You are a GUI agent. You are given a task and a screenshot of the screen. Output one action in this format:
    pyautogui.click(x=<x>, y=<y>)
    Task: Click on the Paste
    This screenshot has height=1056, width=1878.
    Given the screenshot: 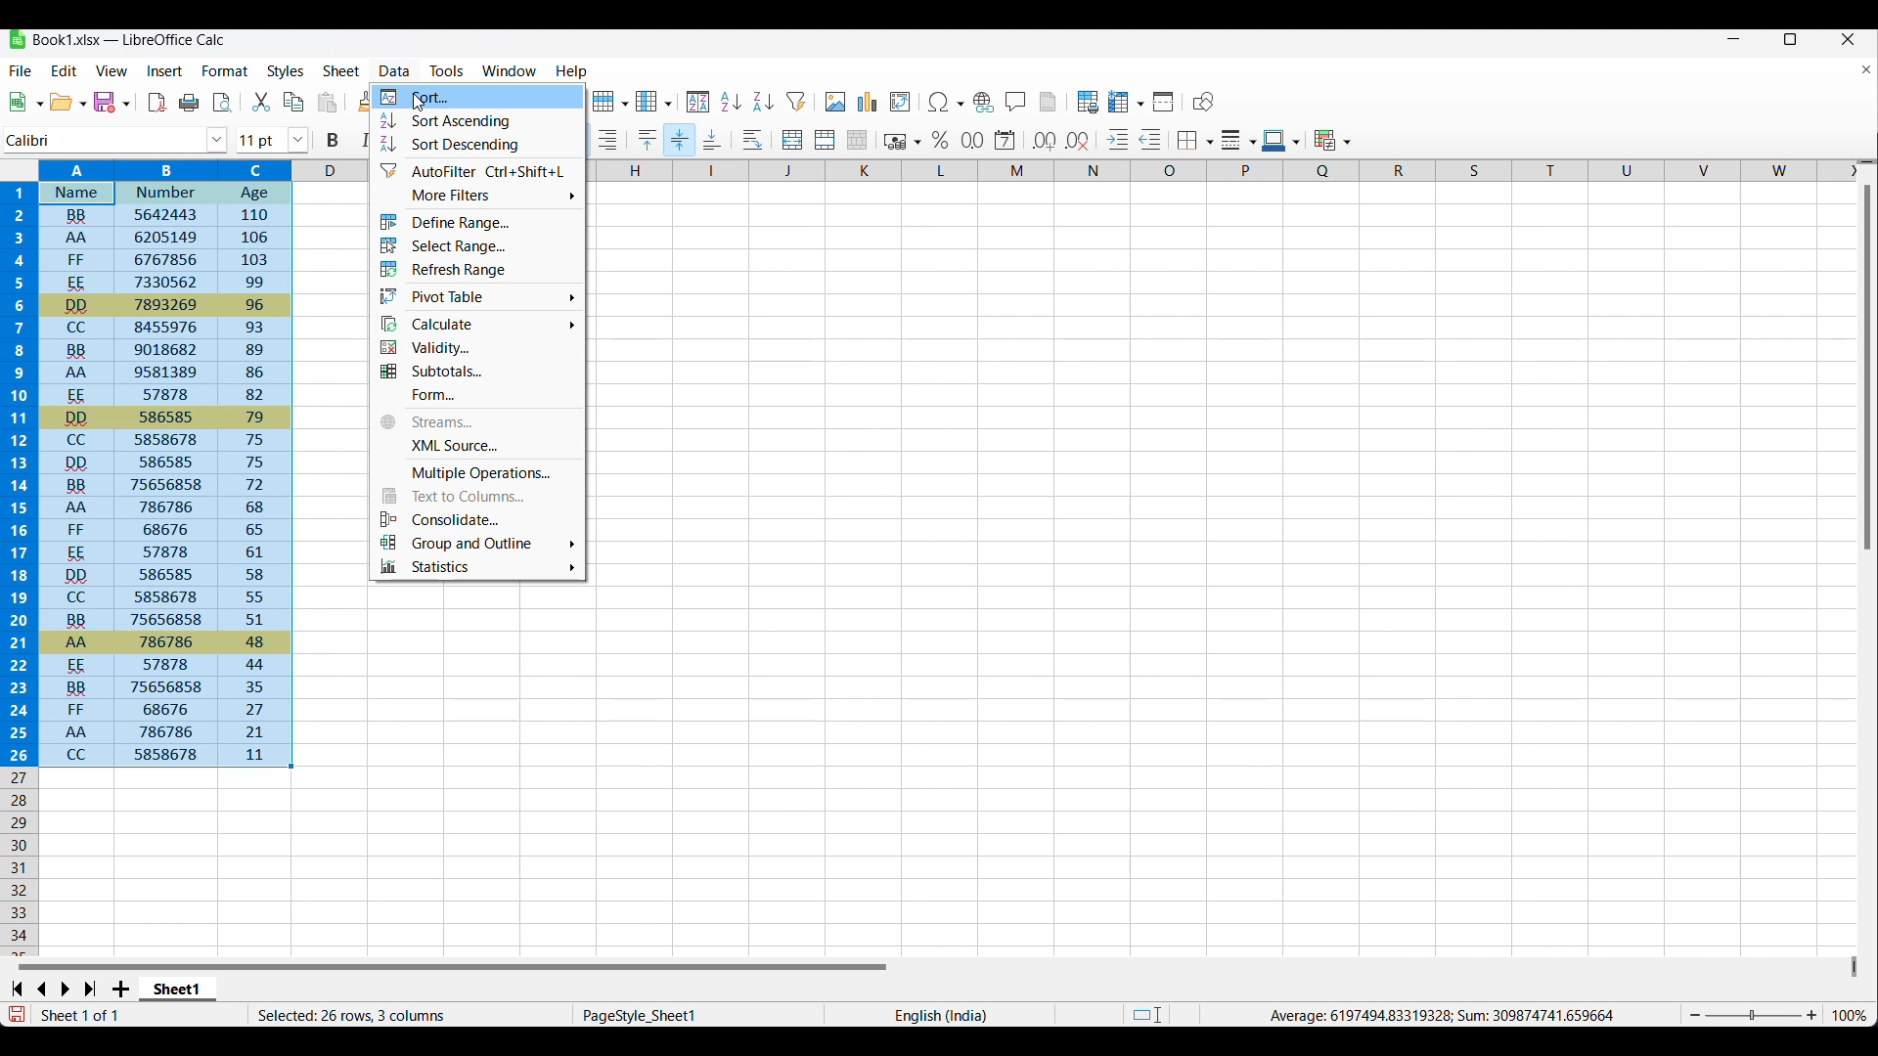 What is the action you would take?
    pyautogui.click(x=328, y=102)
    